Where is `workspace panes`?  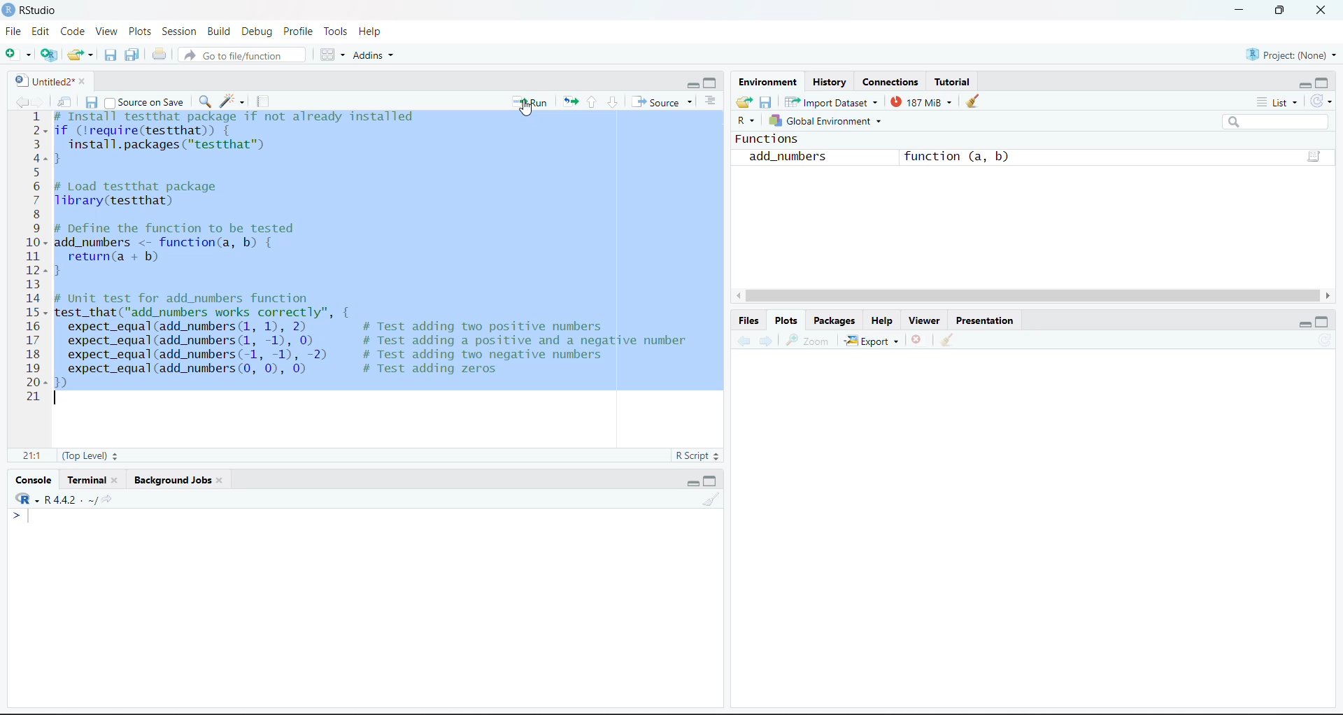 workspace panes is located at coordinates (332, 55).